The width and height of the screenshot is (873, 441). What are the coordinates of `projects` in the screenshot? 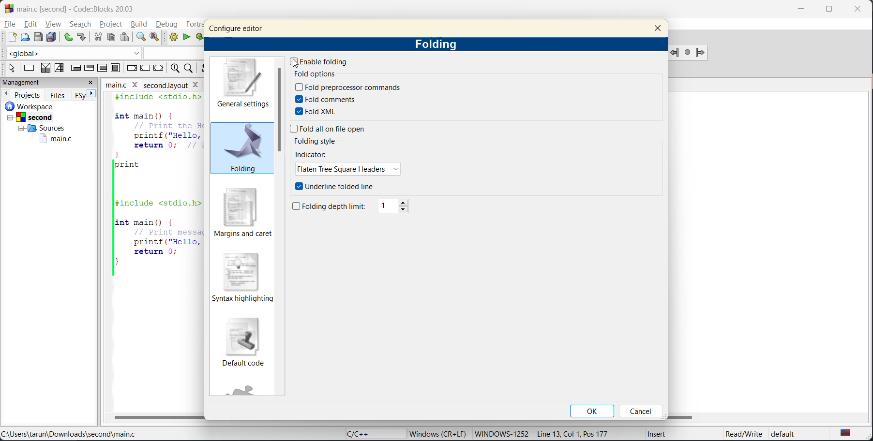 It's located at (29, 94).